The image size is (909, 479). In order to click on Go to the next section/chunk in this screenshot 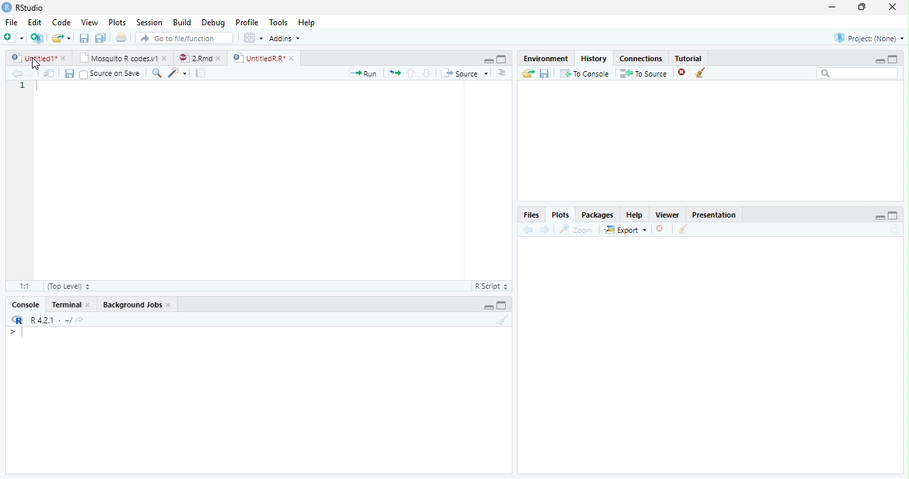, I will do `click(427, 74)`.